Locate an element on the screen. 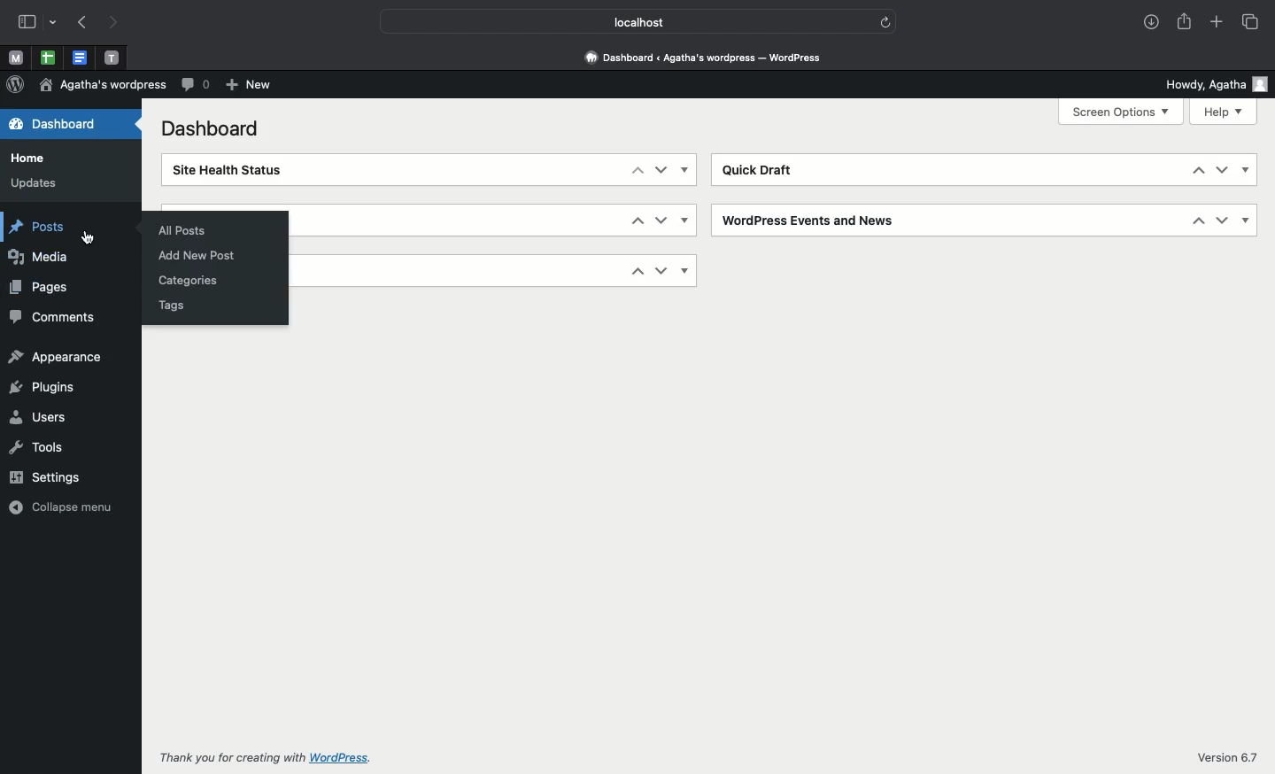  Thank you for creating with is located at coordinates (225, 759).